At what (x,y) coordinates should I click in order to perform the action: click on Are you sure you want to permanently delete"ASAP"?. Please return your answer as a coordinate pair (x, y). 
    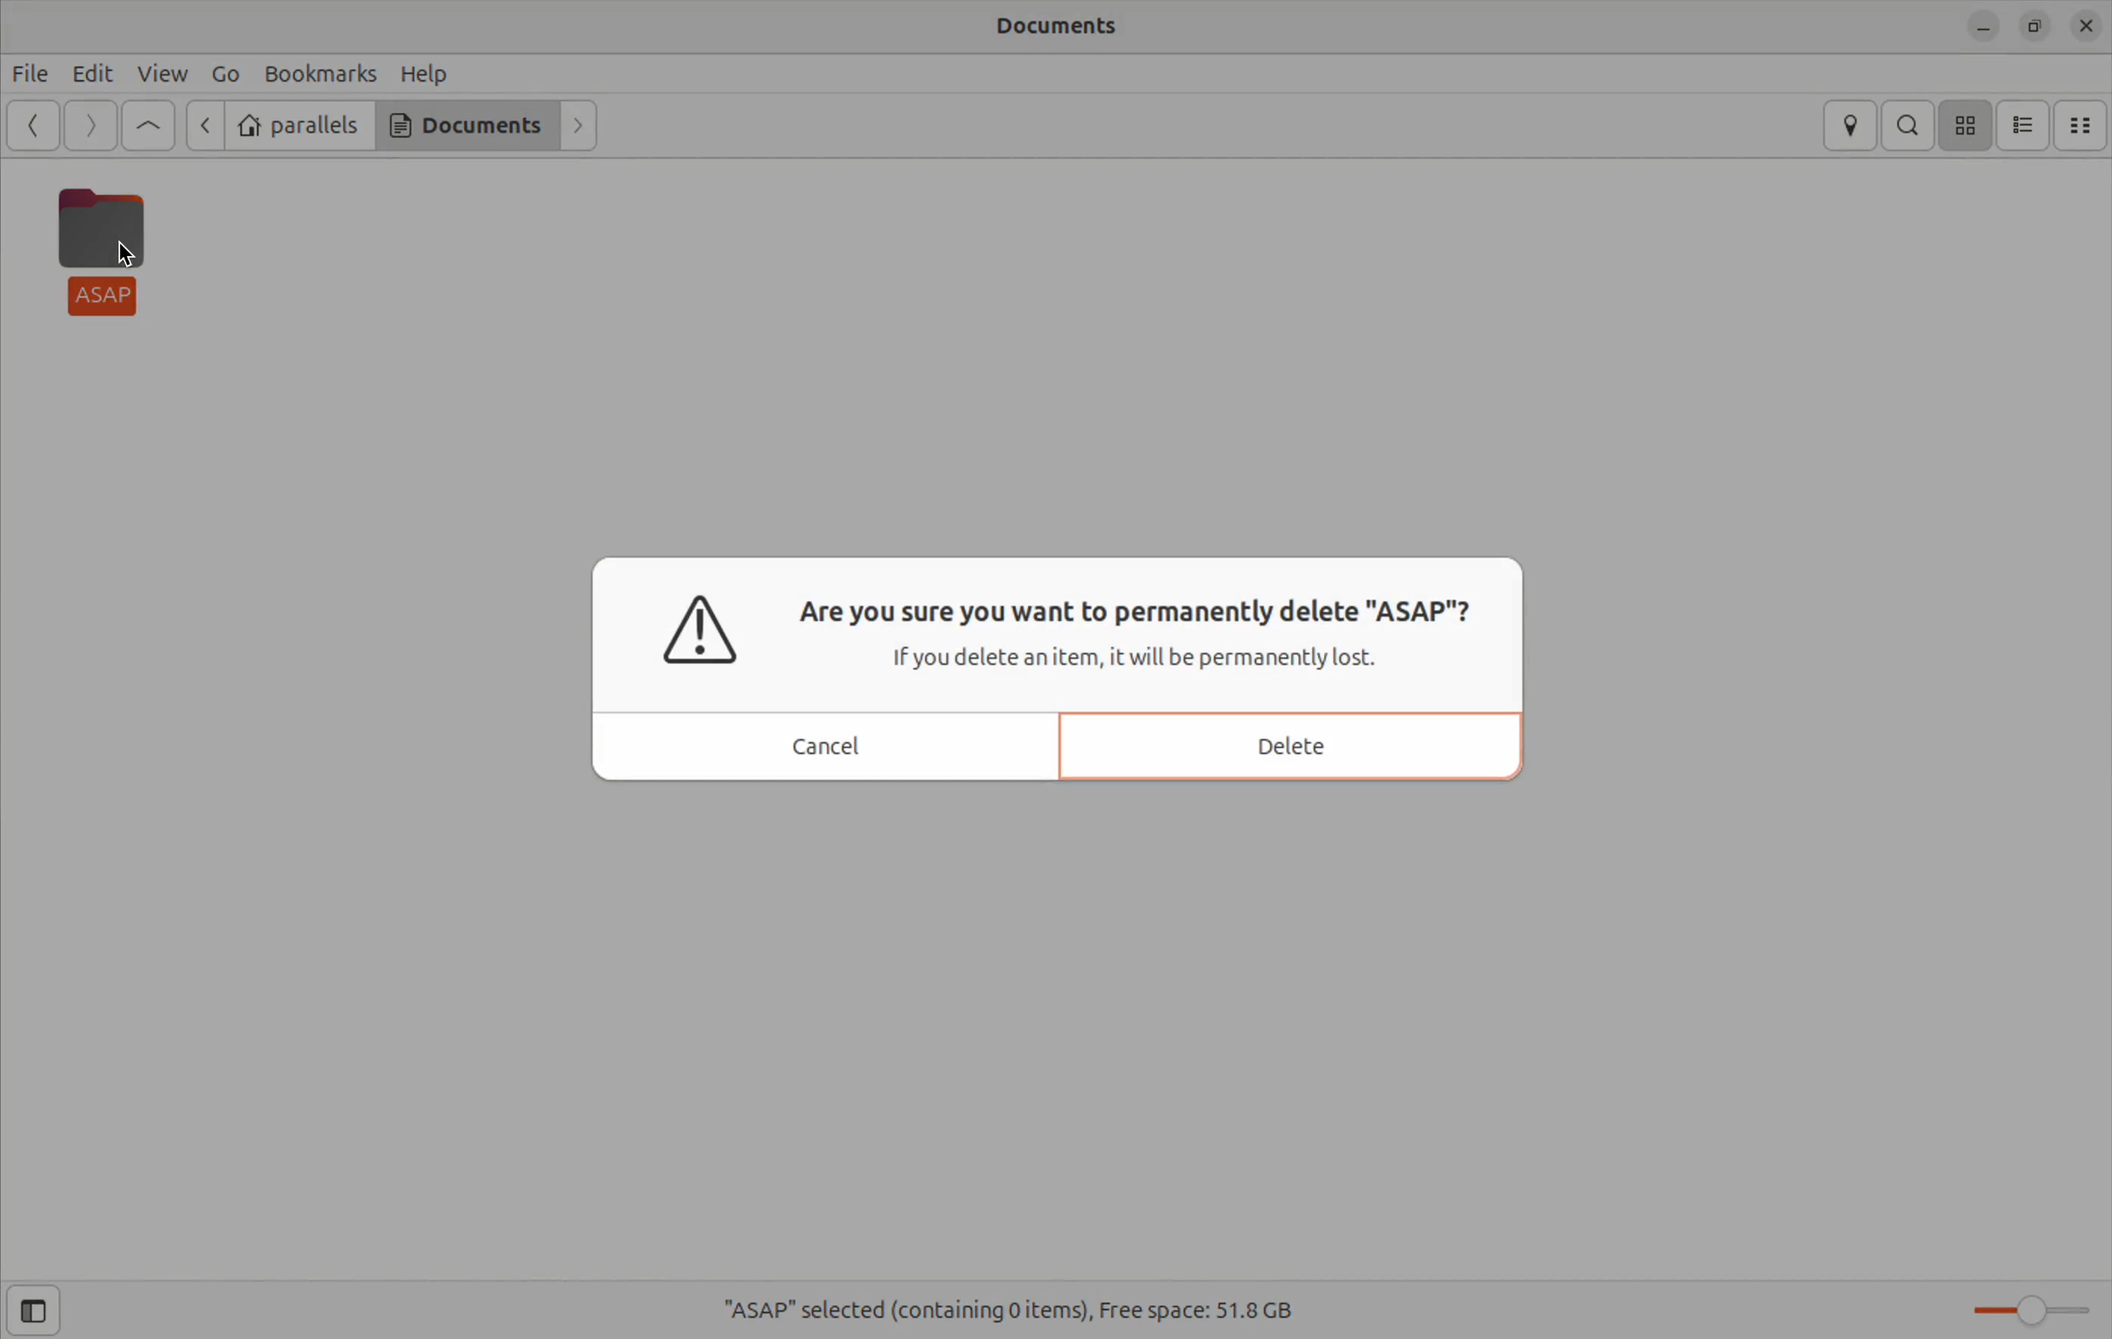
    Looking at the image, I should click on (1137, 611).